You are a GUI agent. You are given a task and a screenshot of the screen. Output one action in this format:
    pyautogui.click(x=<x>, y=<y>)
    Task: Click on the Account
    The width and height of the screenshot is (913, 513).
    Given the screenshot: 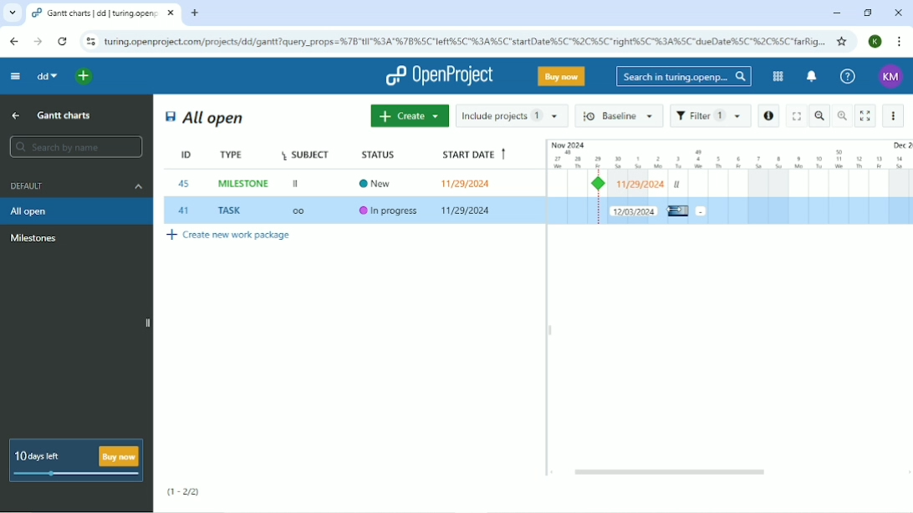 What is the action you would take?
    pyautogui.click(x=892, y=78)
    